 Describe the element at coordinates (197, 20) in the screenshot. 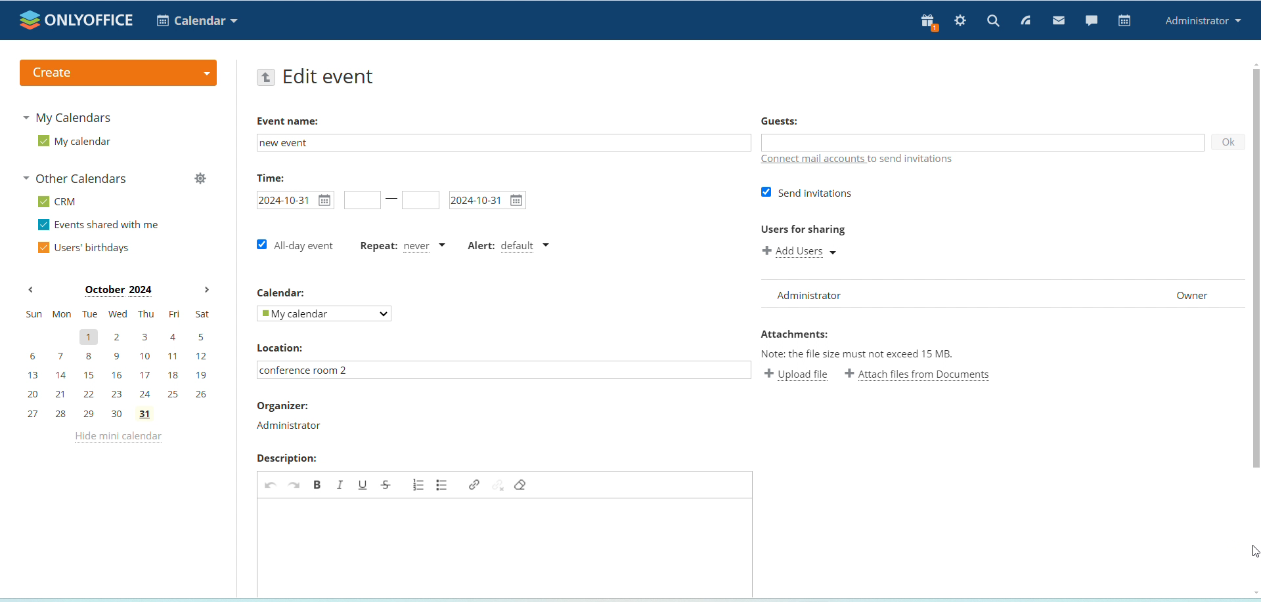

I see `select application` at that location.